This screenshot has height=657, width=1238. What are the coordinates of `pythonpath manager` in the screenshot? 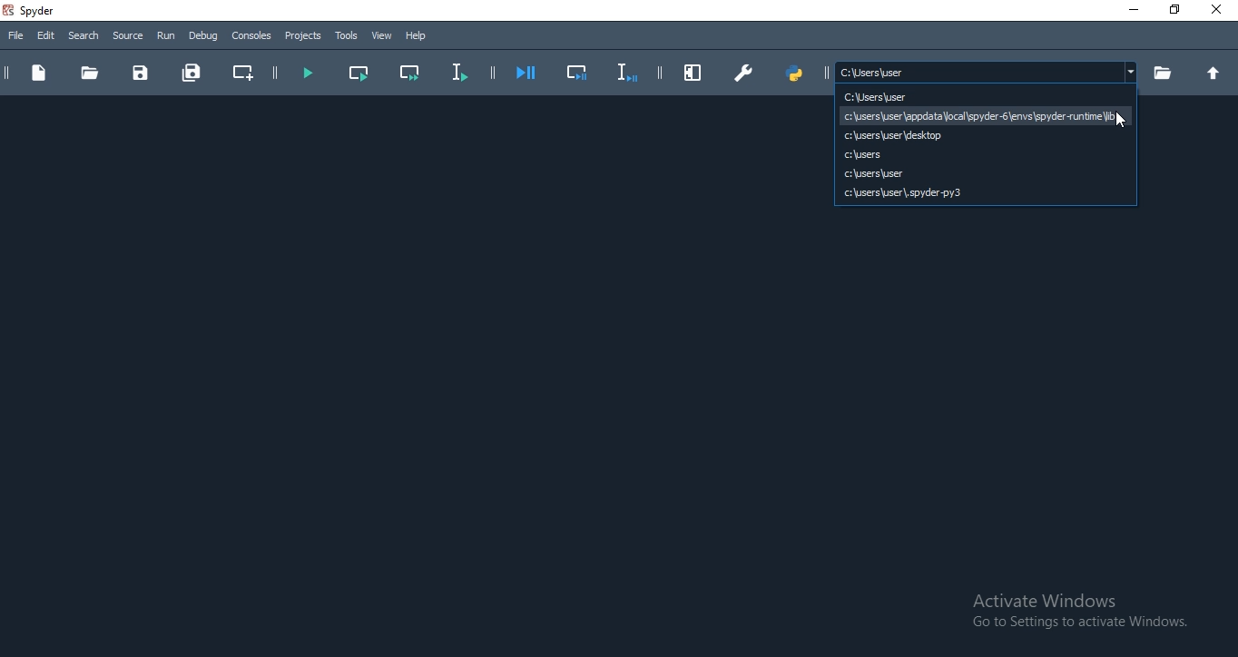 It's located at (797, 72).